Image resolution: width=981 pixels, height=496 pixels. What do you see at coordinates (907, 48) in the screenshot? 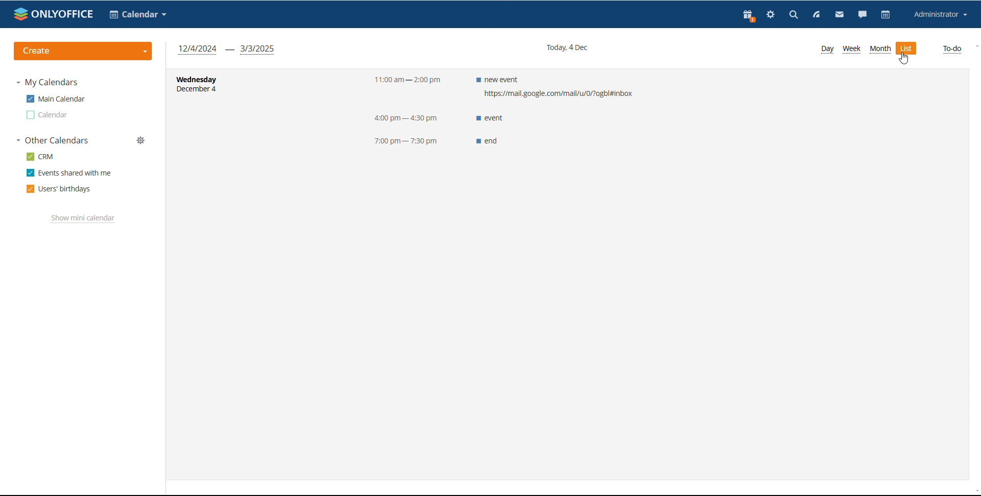
I see `list view` at bounding box center [907, 48].